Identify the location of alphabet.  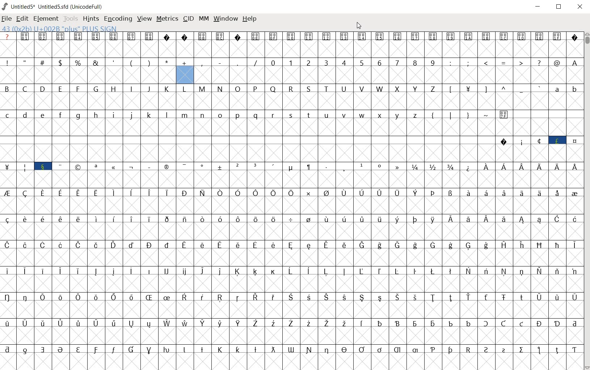
(566, 97).